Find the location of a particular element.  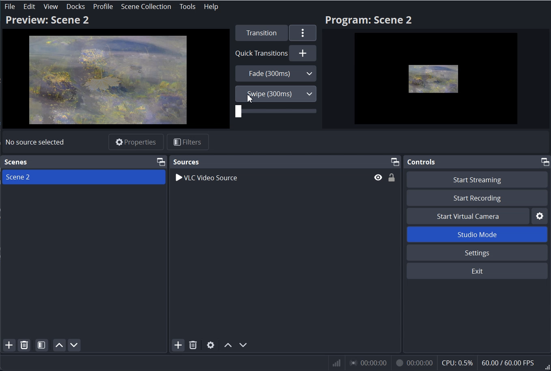

Settings is located at coordinates (541, 216).